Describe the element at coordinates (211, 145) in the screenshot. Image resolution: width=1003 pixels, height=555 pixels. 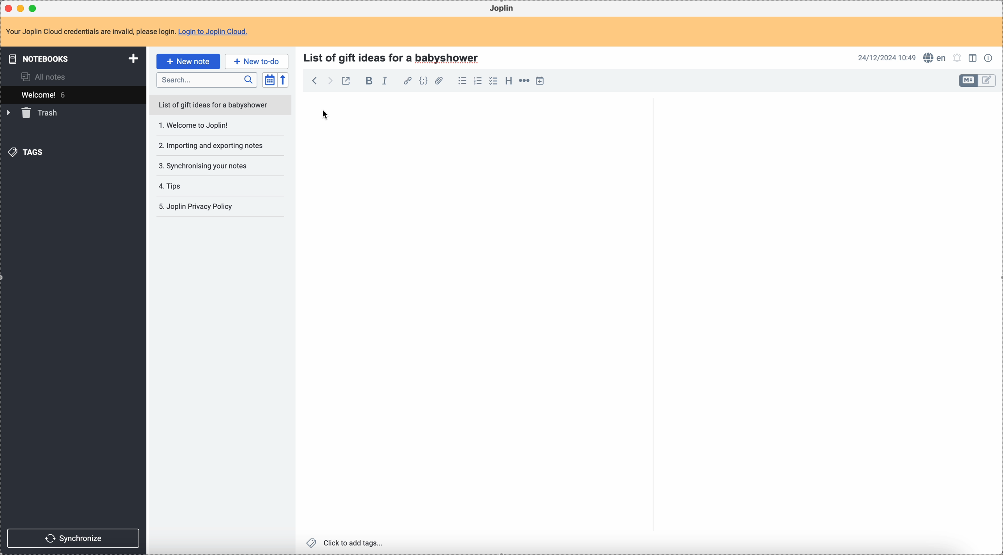
I see `importing and exporting notes` at that location.